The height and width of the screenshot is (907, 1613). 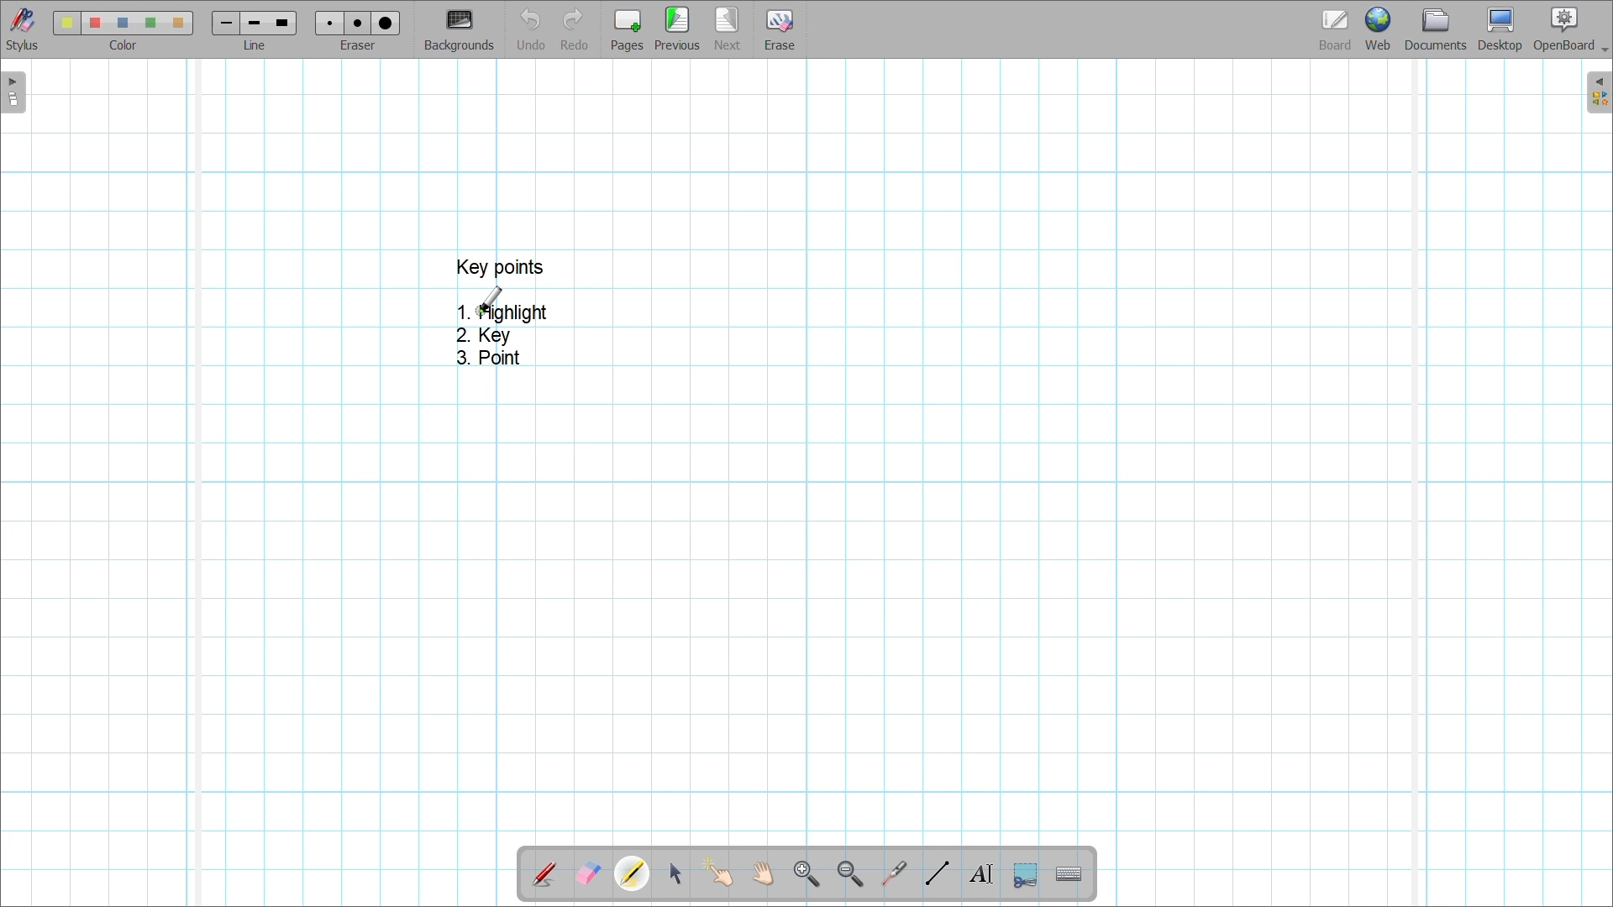 What do you see at coordinates (627, 30) in the screenshot?
I see `Add page` at bounding box center [627, 30].